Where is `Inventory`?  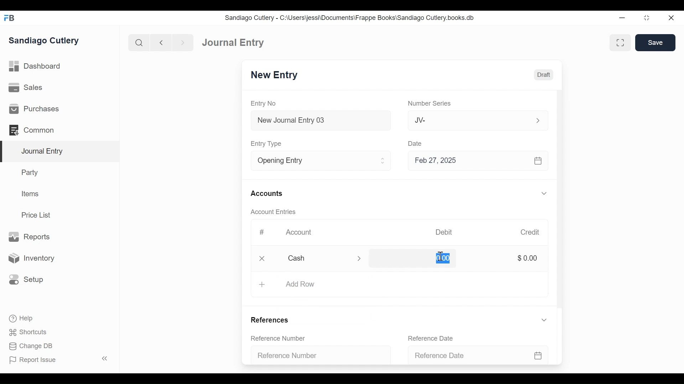
Inventory is located at coordinates (31, 258).